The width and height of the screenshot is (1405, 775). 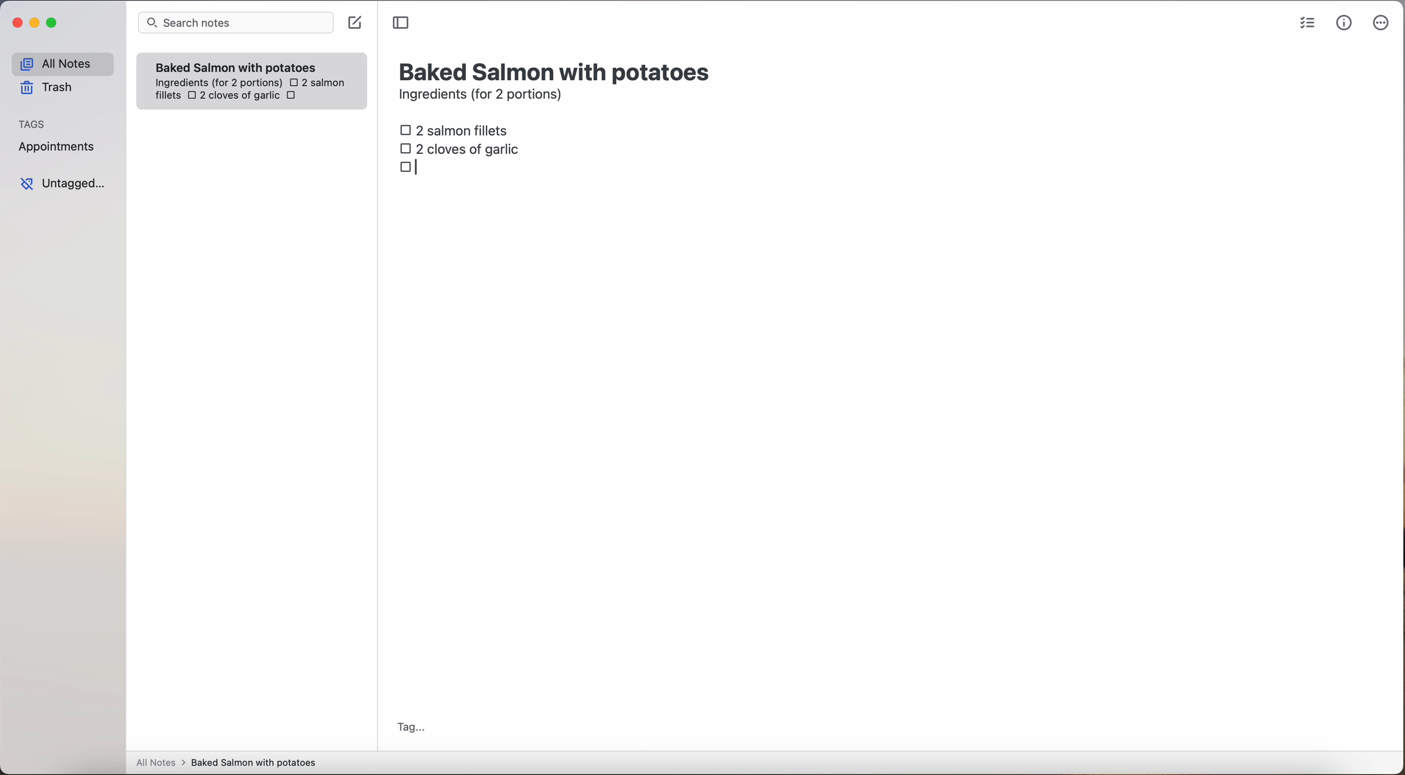 I want to click on 2 cloves of garlic, so click(x=463, y=147).